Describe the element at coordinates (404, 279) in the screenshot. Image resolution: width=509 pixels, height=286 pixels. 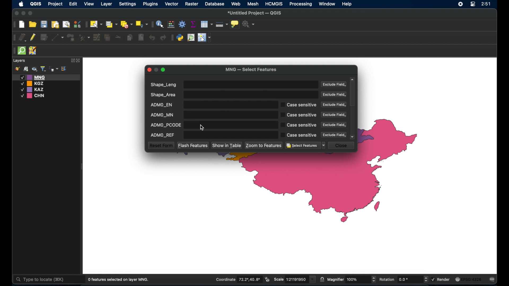
I see `rotation 0.0` at that location.